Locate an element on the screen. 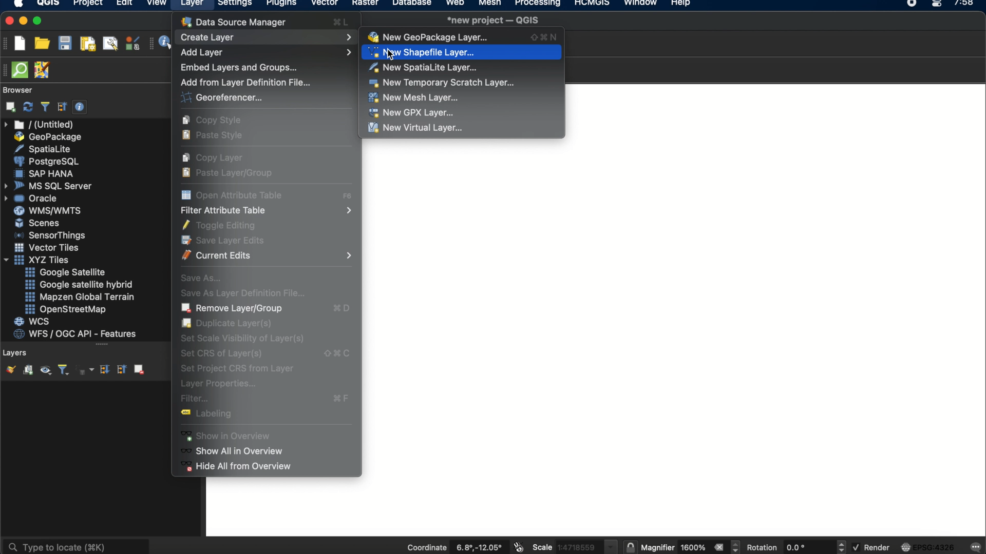 The image size is (986, 554). *new project - QGIS is located at coordinates (494, 19).